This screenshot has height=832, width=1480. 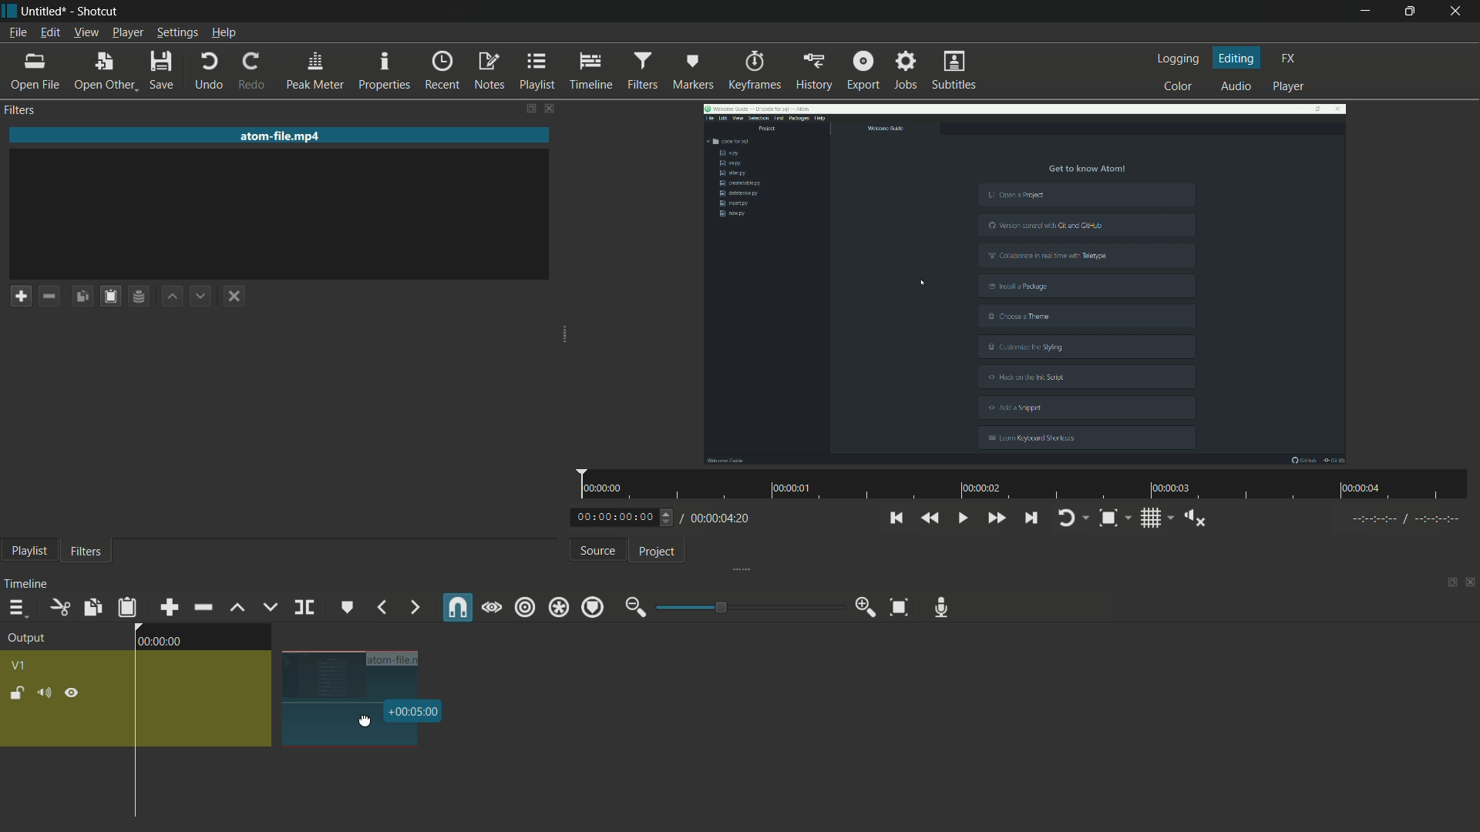 What do you see at coordinates (456, 606) in the screenshot?
I see `snap` at bounding box center [456, 606].